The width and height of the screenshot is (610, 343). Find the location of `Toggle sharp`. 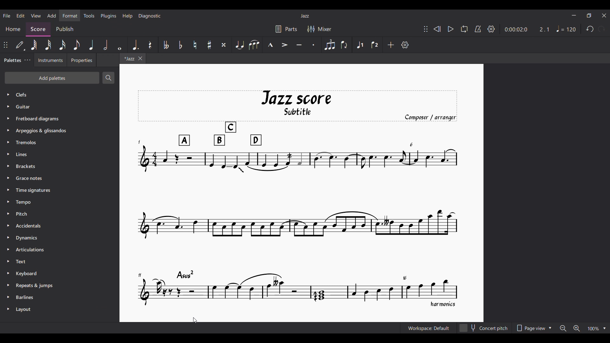

Toggle sharp is located at coordinates (210, 45).